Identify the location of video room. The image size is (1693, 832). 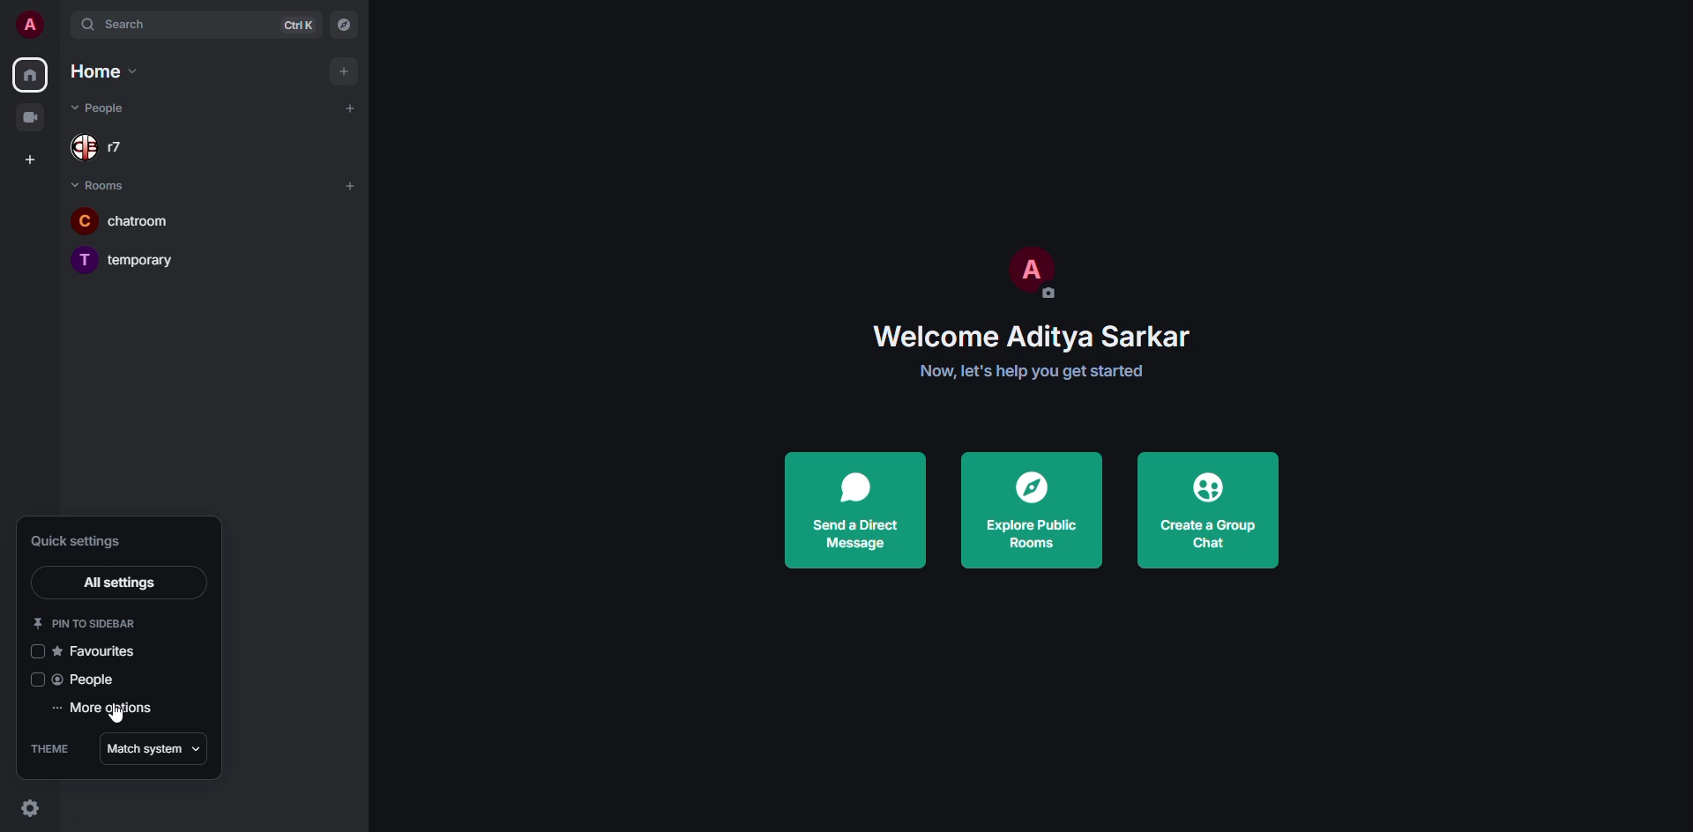
(32, 118).